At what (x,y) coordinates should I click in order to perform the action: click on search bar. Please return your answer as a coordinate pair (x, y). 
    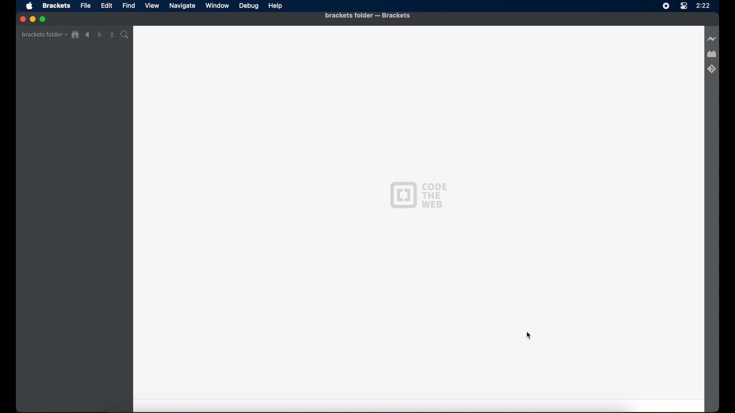
    Looking at the image, I should click on (126, 35).